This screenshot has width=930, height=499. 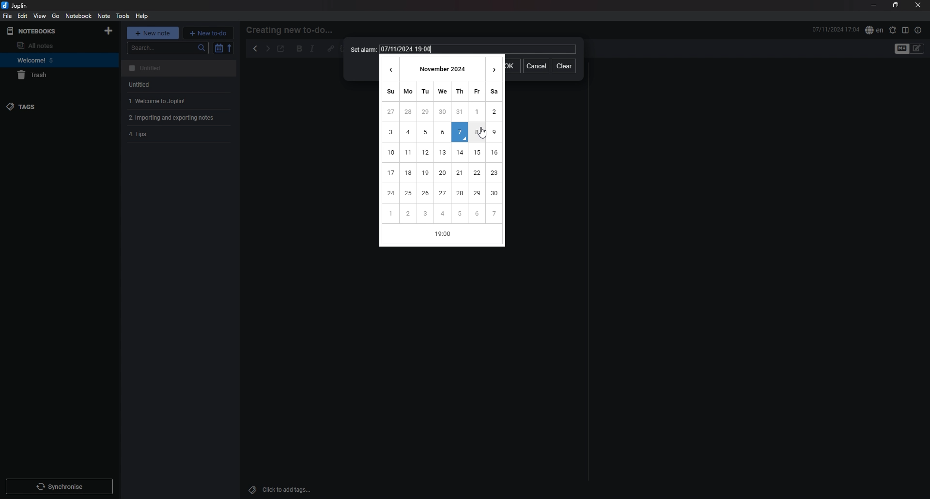 I want to click on search bar, so click(x=167, y=48).